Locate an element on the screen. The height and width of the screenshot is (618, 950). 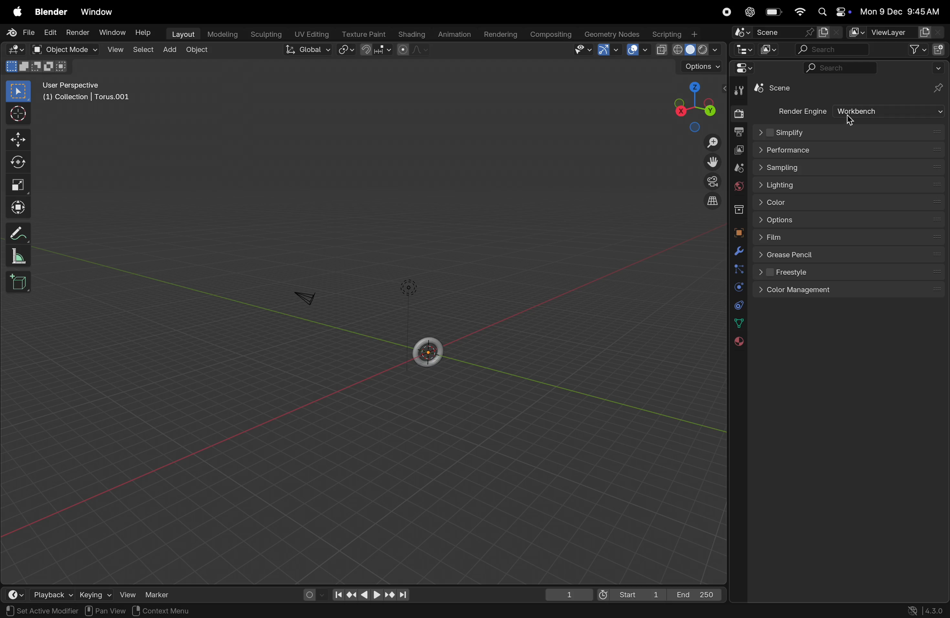
simplyfy is located at coordinates (850, 133).